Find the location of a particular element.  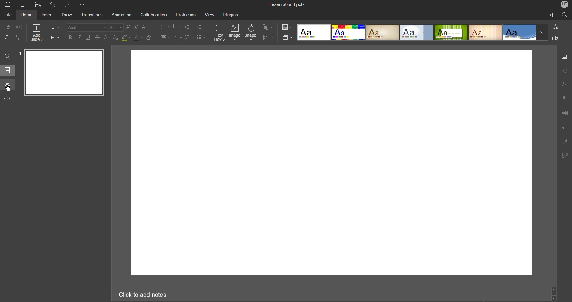

Comments is located at coordinates (8, 84).